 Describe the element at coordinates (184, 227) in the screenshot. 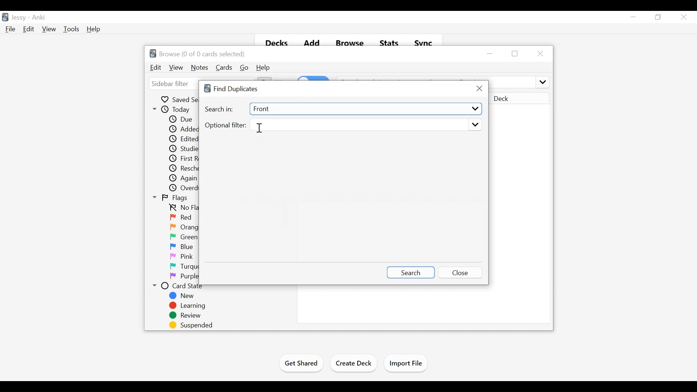

I see `Orange` at that location.